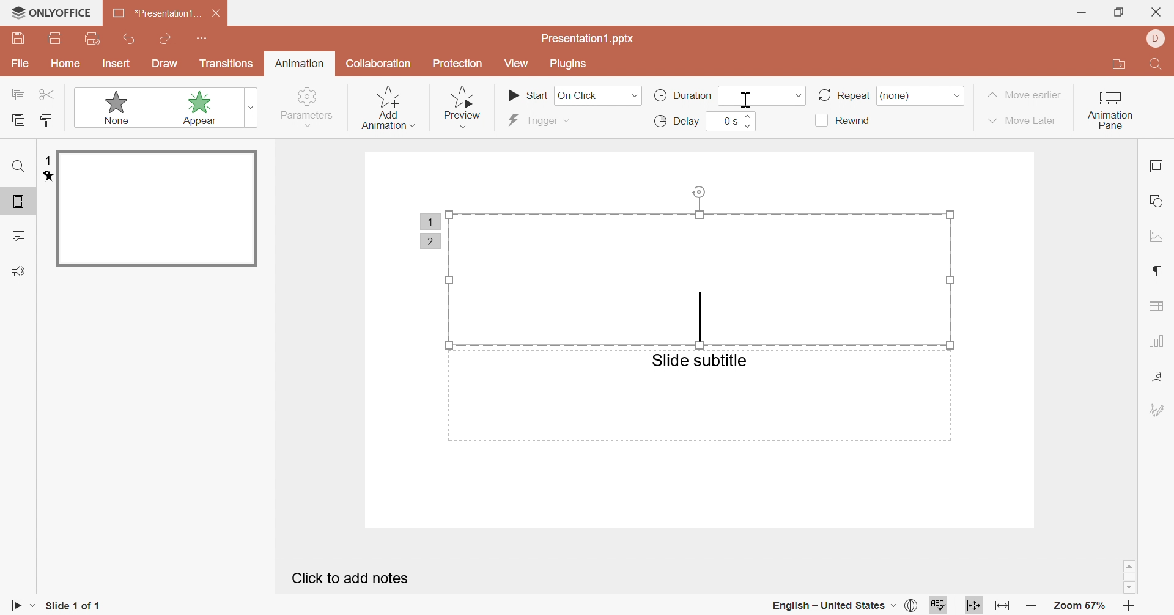 This screenshot has height=615, width=1174. What do you see at coordinates (589, 39) in the screenshot?
I see `presentation1.pptx` at bounding box center [589, 39].